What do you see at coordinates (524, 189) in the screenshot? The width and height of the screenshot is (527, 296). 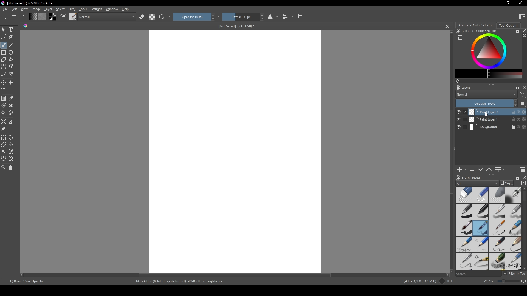 I see `scroll up` at bounding box center [524, 189].